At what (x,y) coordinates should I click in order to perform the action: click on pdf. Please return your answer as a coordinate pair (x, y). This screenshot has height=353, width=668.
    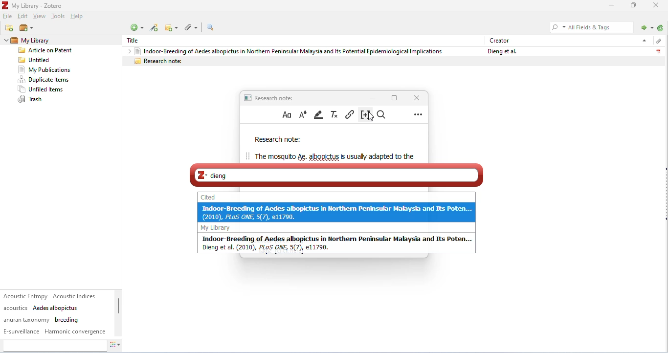
    Looking at the image, I should click on (658, 50).